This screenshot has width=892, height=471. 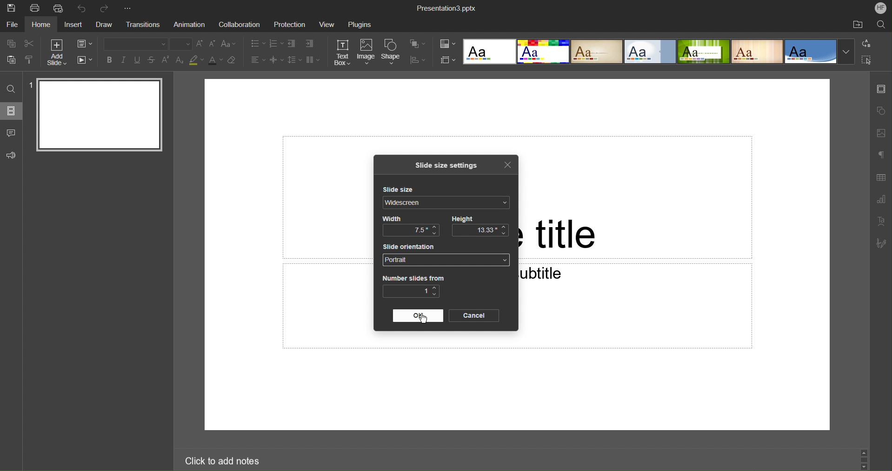 What do you see at coordinates (86, 60) in the screenshot?
I see `Playback` at bounding box center [86, 60].